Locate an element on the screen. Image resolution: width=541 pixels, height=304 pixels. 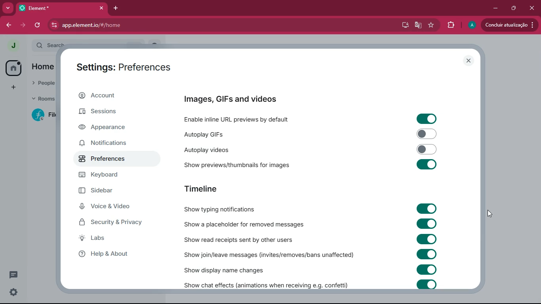
preferences is located at coordinates (103, 159).